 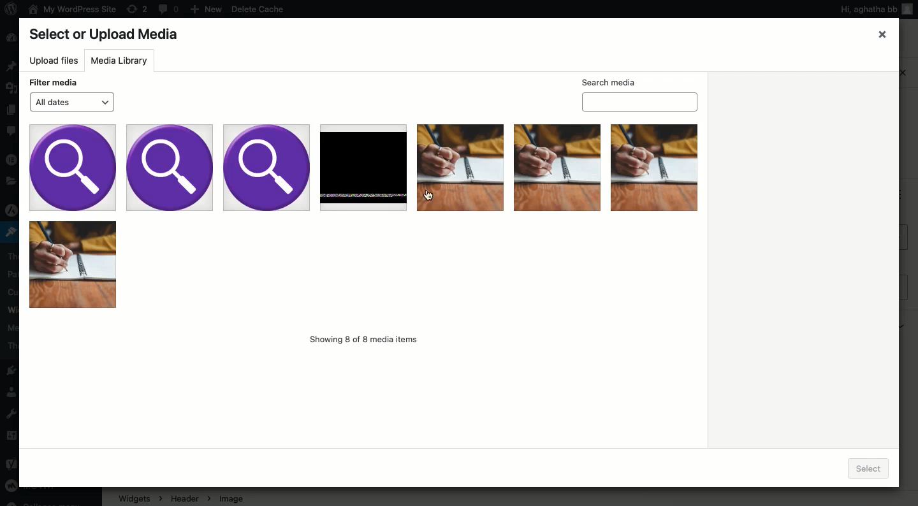 I want to click on Select or upload media, so click(x=108, y=35).